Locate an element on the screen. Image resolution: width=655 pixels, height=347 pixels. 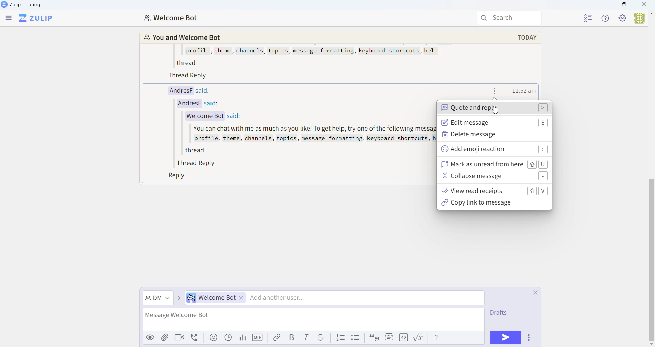
Write is located at coordinates (483, 92).